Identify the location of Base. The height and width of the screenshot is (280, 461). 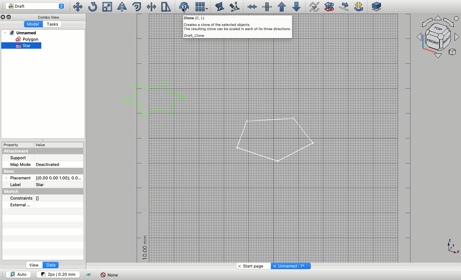
(43, 171).